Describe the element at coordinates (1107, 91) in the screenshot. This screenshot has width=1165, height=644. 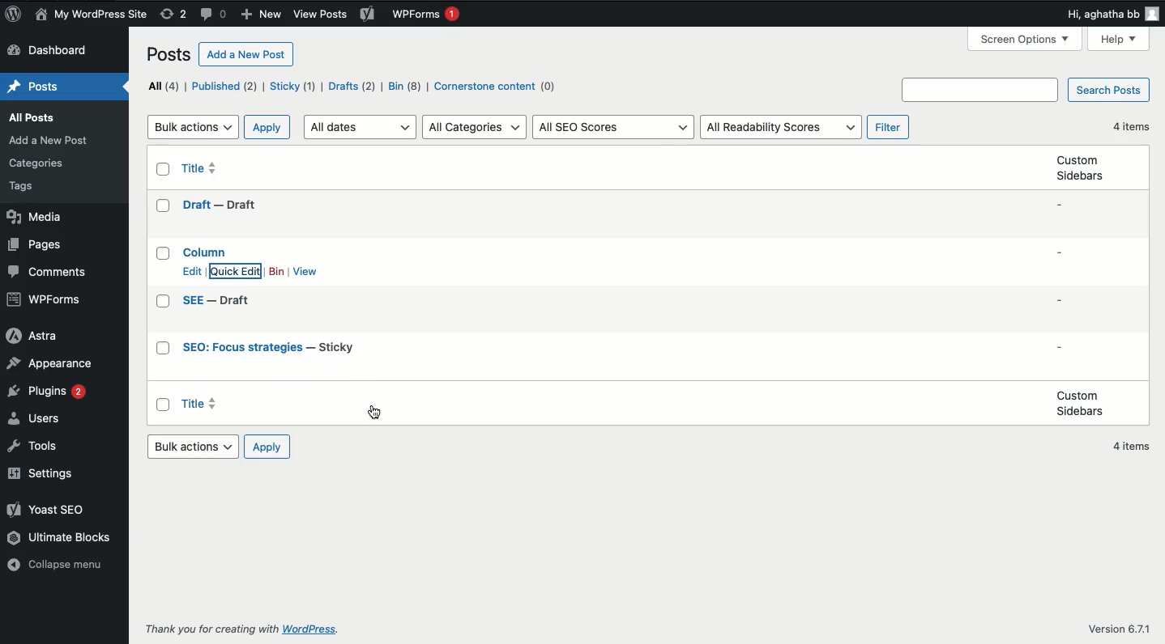
I see `Search posts` at that location.